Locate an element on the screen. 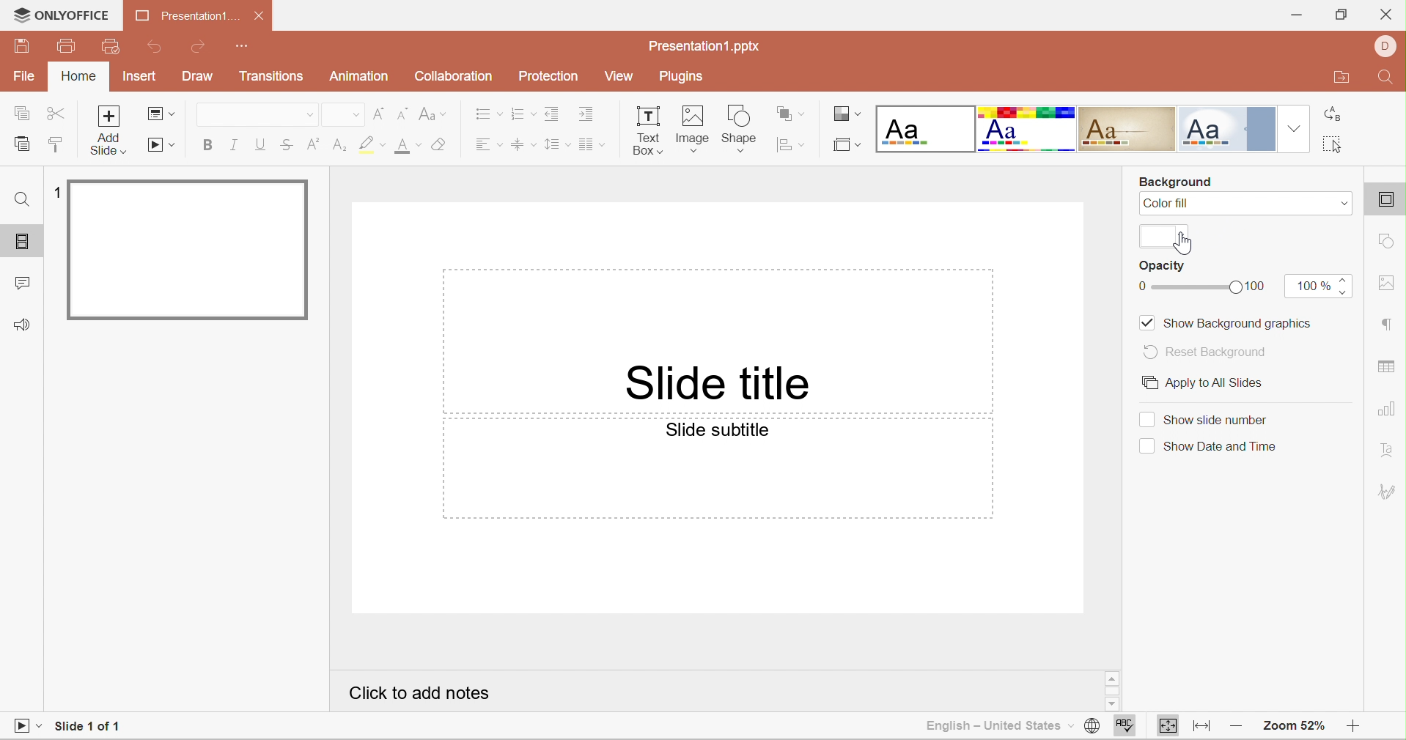 The image size is (1406, 740). Drop Dwon is located at coordinates (1340, 203).